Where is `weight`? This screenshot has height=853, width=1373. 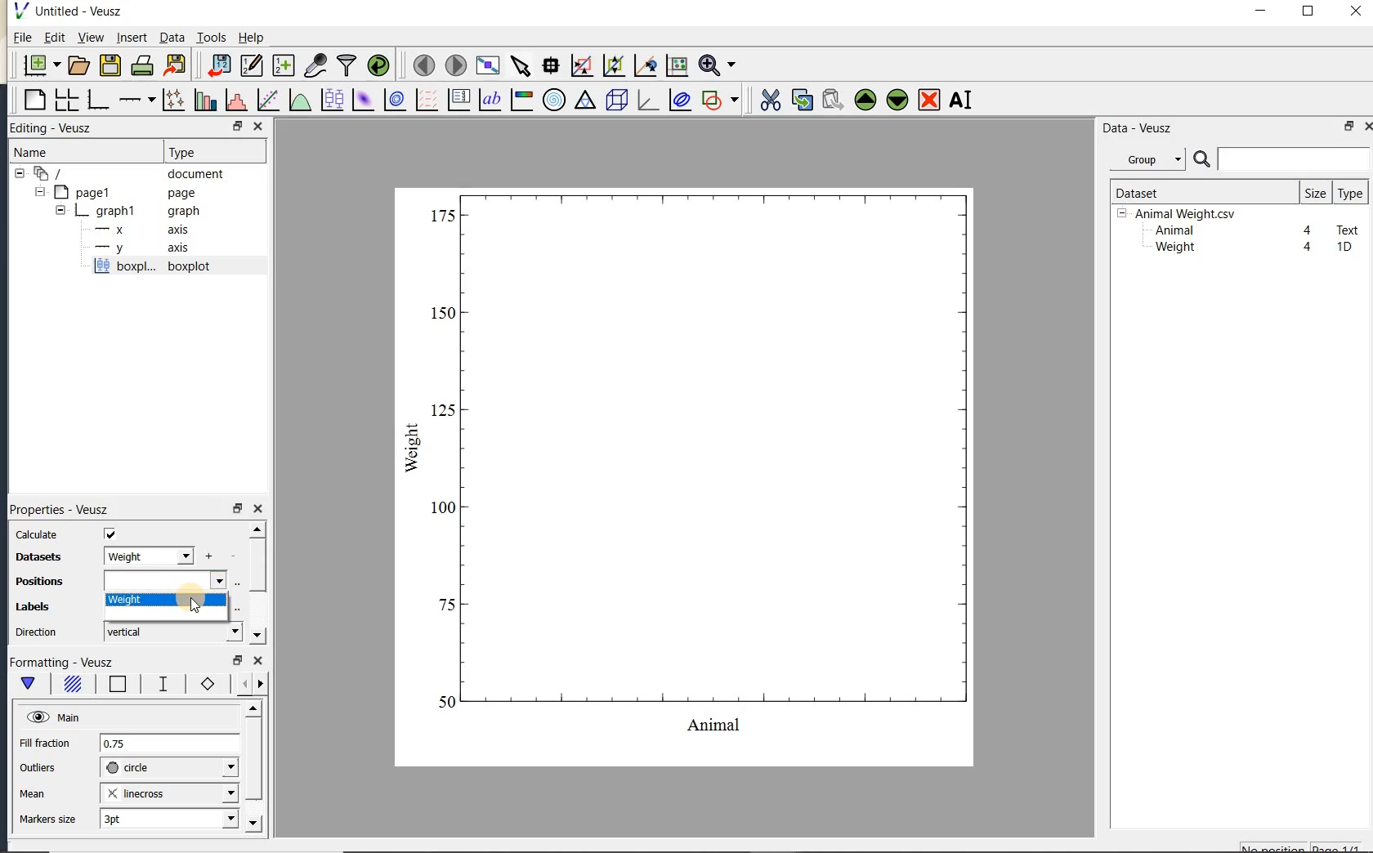
weight is located at coordinates (150, 556).